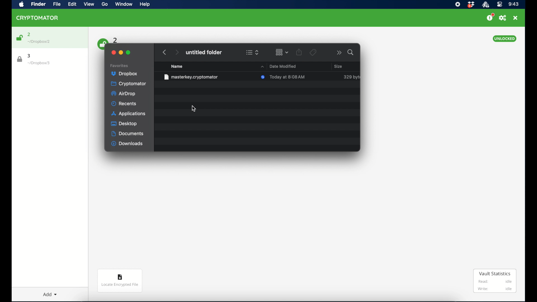 This screenshot has width=537, height=302. What do you see at coordinates (102, 43) in the screenshot?
I see `unlock icon` at bounding box center [102, 43].